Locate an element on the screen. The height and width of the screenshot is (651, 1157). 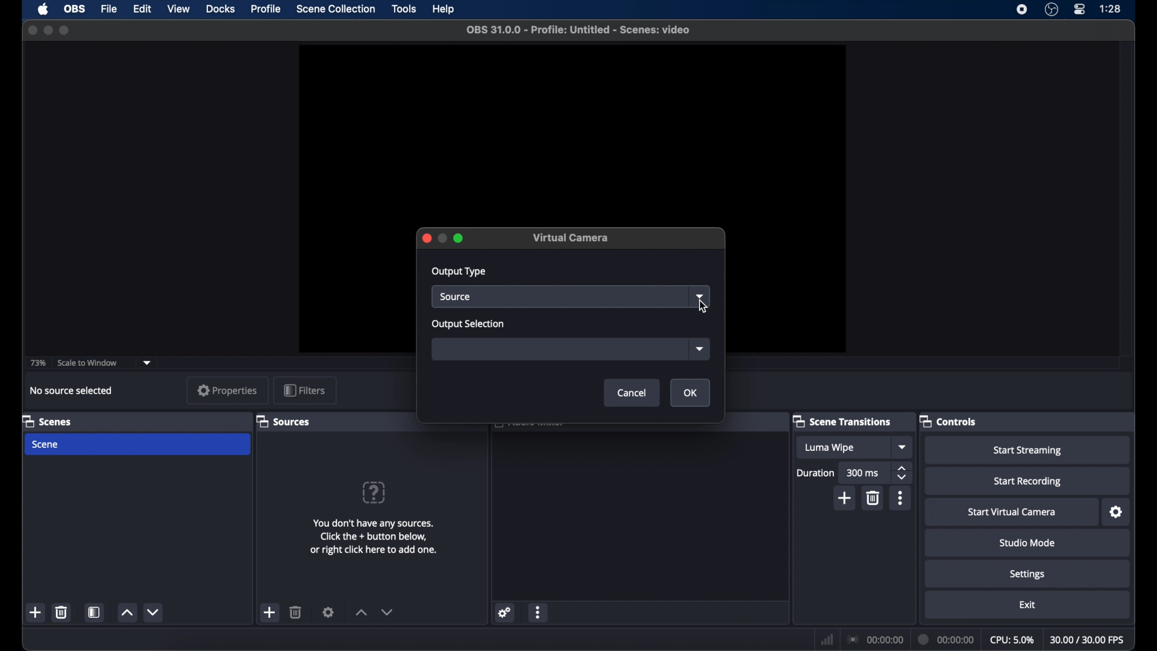
studio mode is located at coordinates (1027, 542).